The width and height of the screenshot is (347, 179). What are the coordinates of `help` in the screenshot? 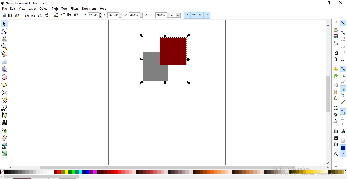 It's located at (103, 9).